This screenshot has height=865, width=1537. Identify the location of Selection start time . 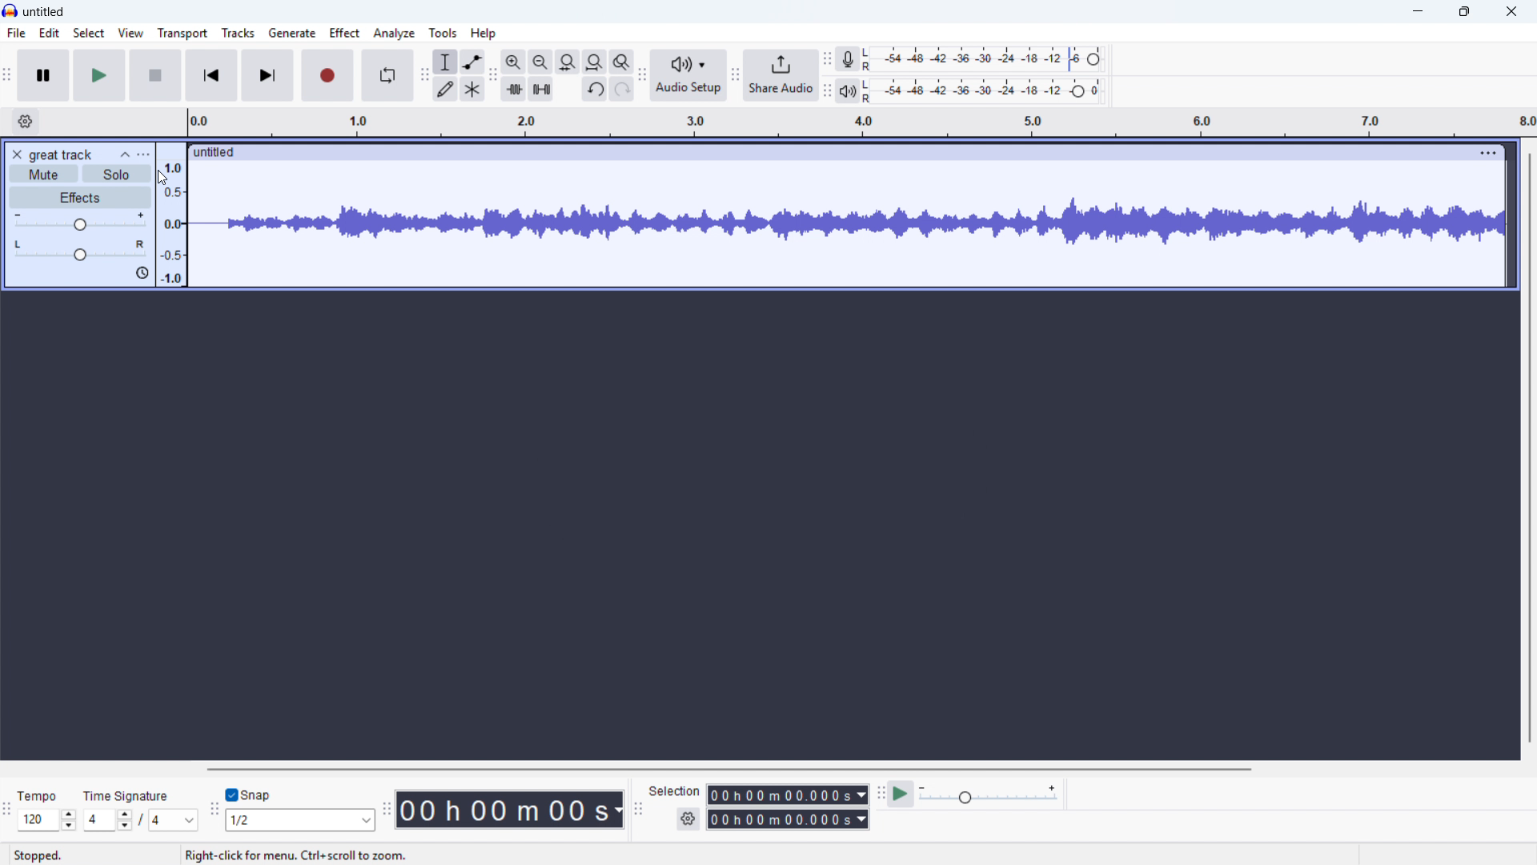
(789, 795).